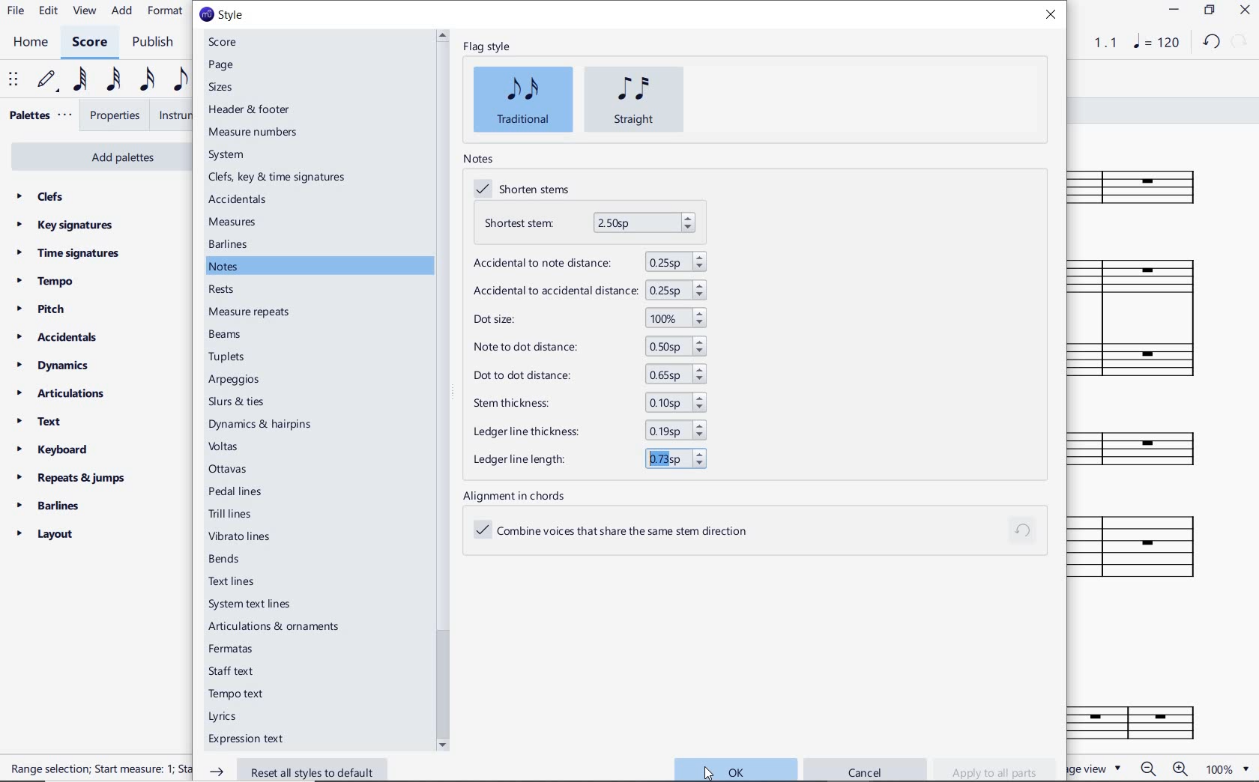 The image size is (1259, 782). What do you see at coordinates (1150, 546) in the screenshot?
I see `Instrument: Electric guitar` at bounding box center [1150, 546].